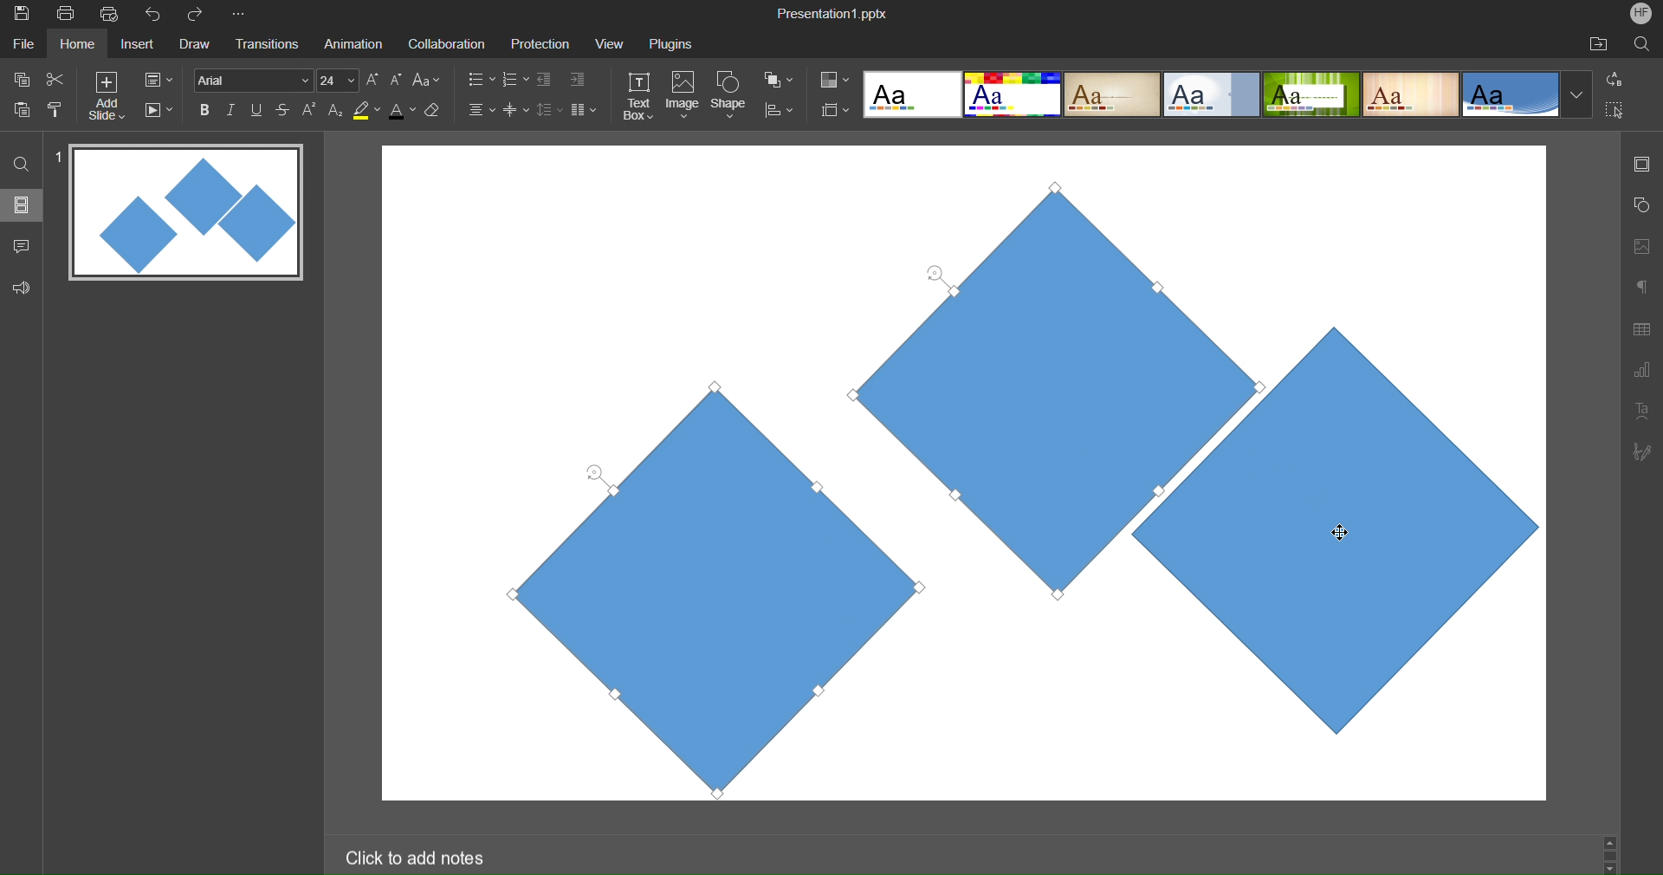  I want to click on Line Spacing, so click(548, 111).